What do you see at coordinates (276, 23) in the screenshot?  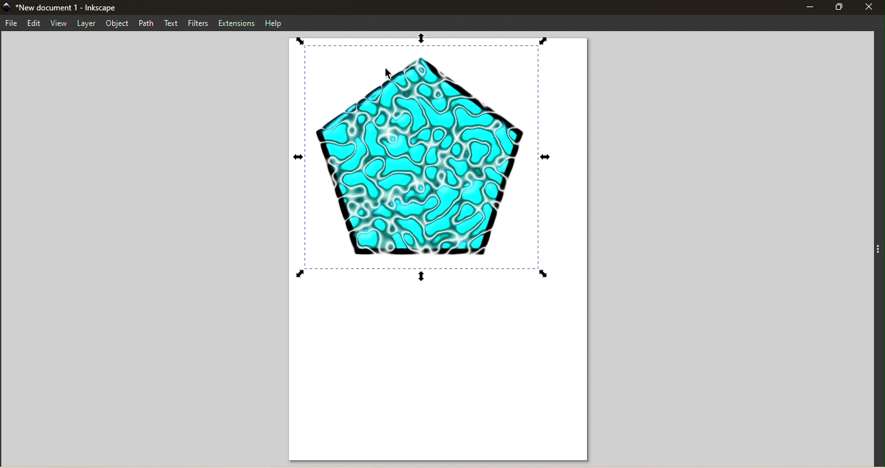 I see `Help` at bounding box center [276, 23].